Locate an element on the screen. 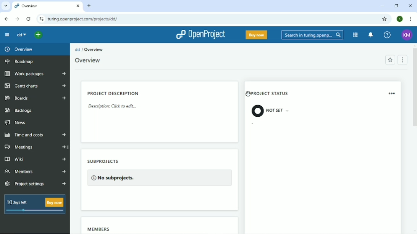  Current tab is located at coordinates (47, 6).